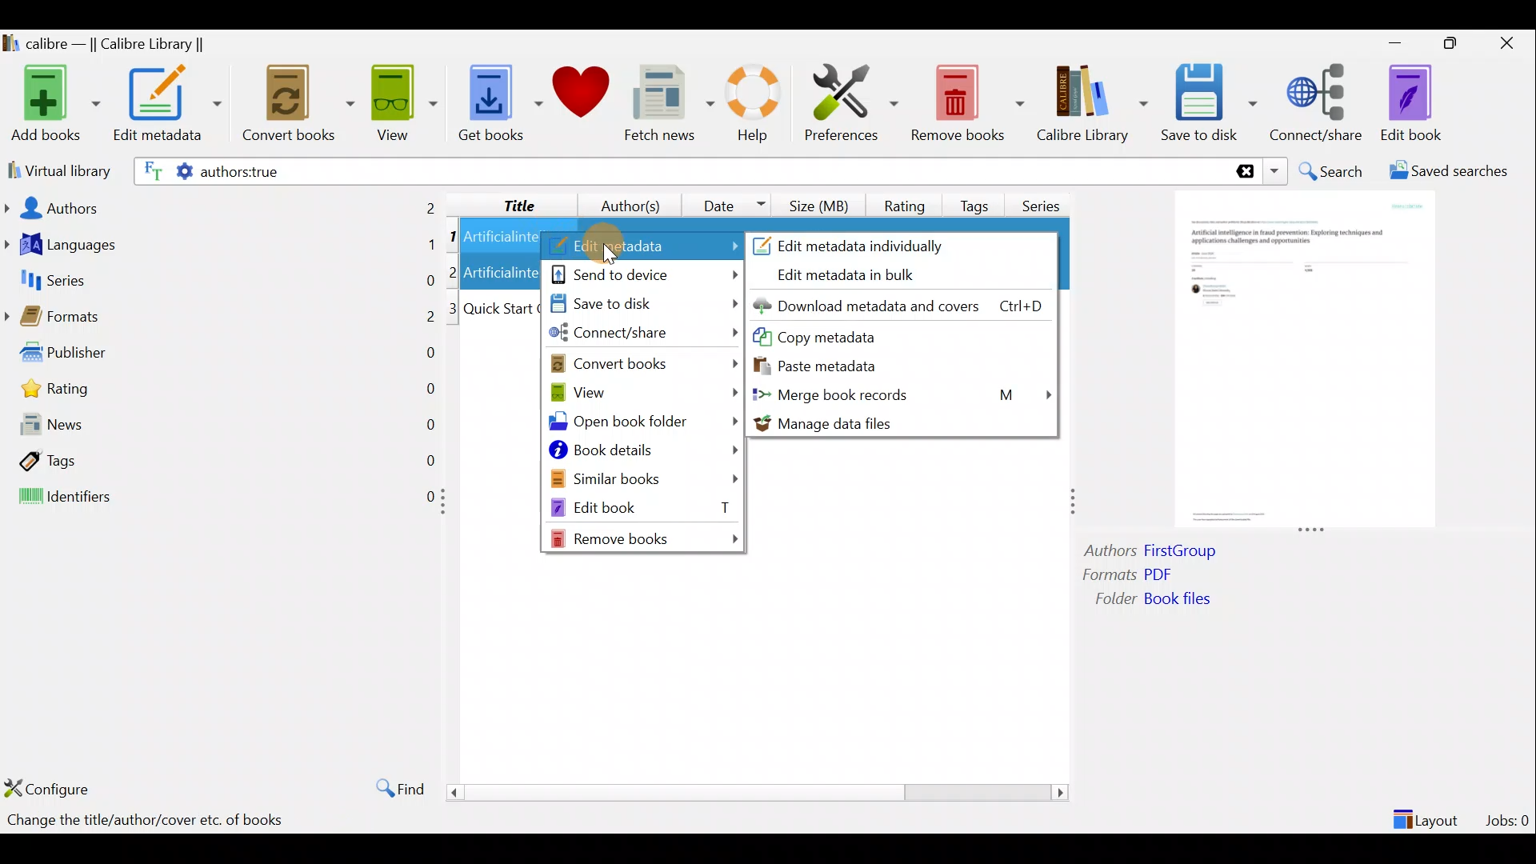 The image size is (1536, 864). I want to click on Jobs: 0, so click(1509, 816).